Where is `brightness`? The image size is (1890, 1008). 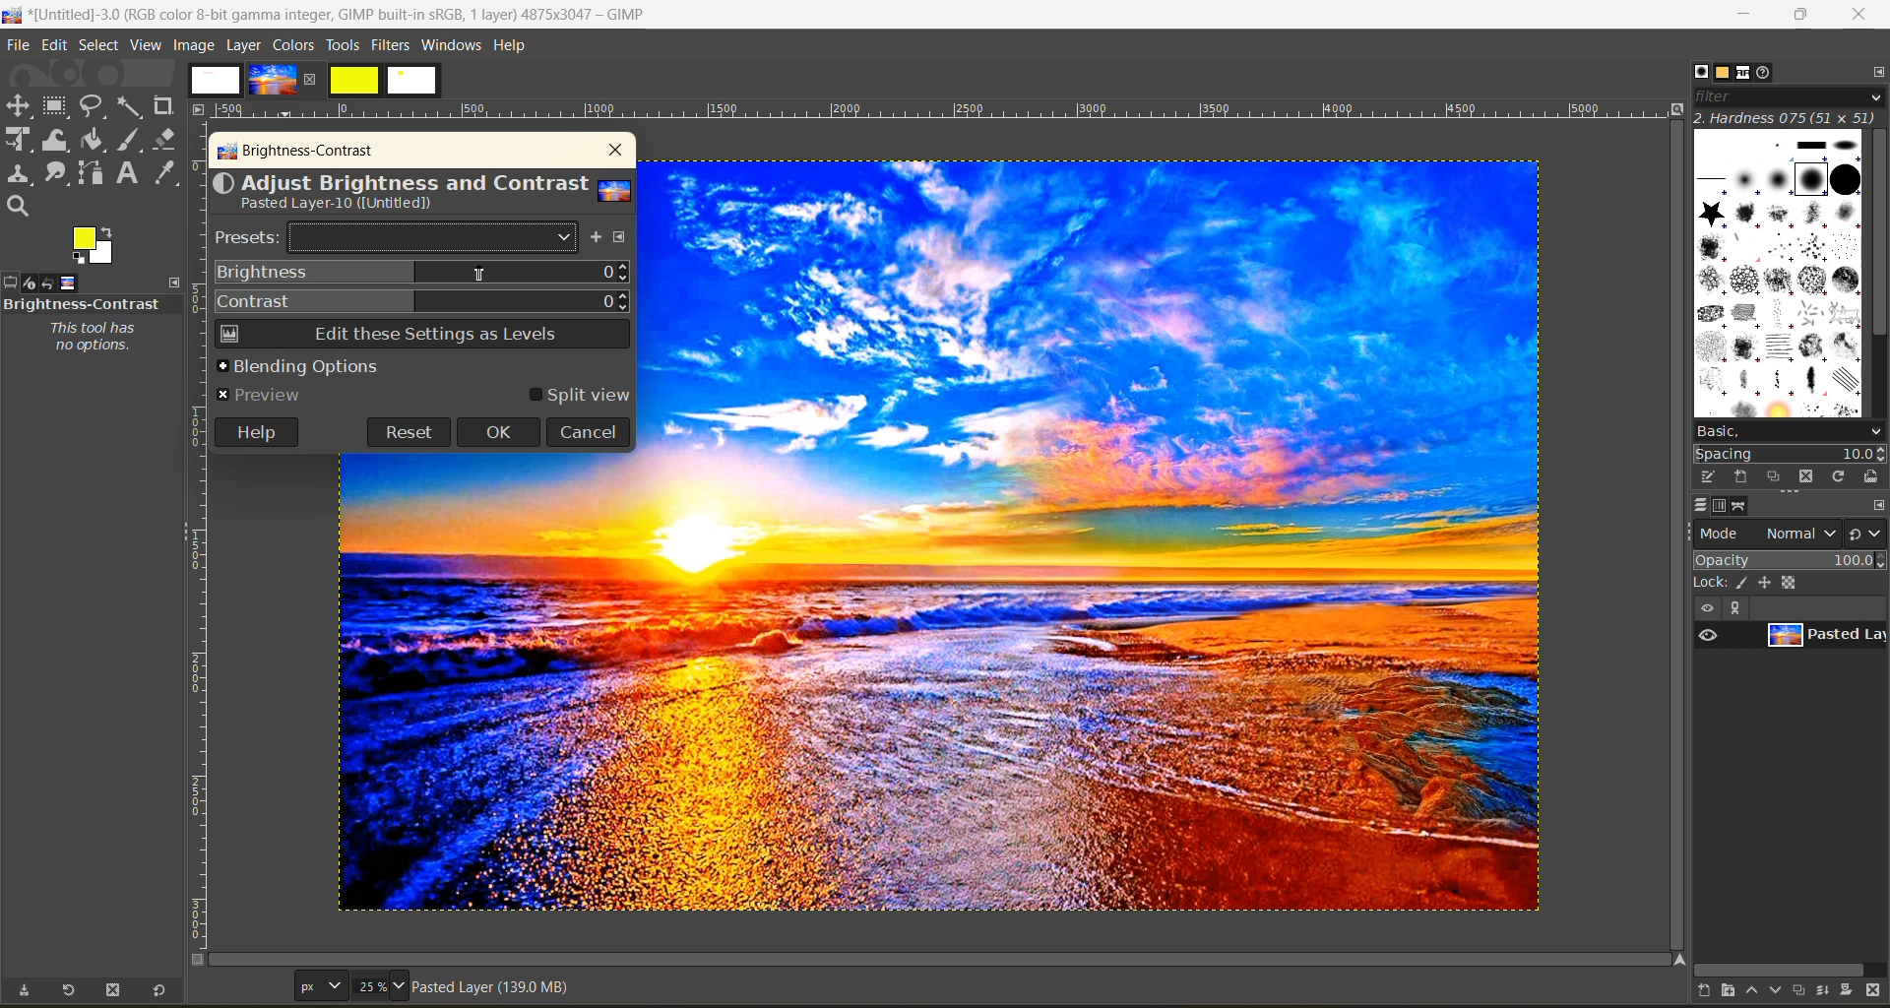
brightness is located at coordinates (422, 273).